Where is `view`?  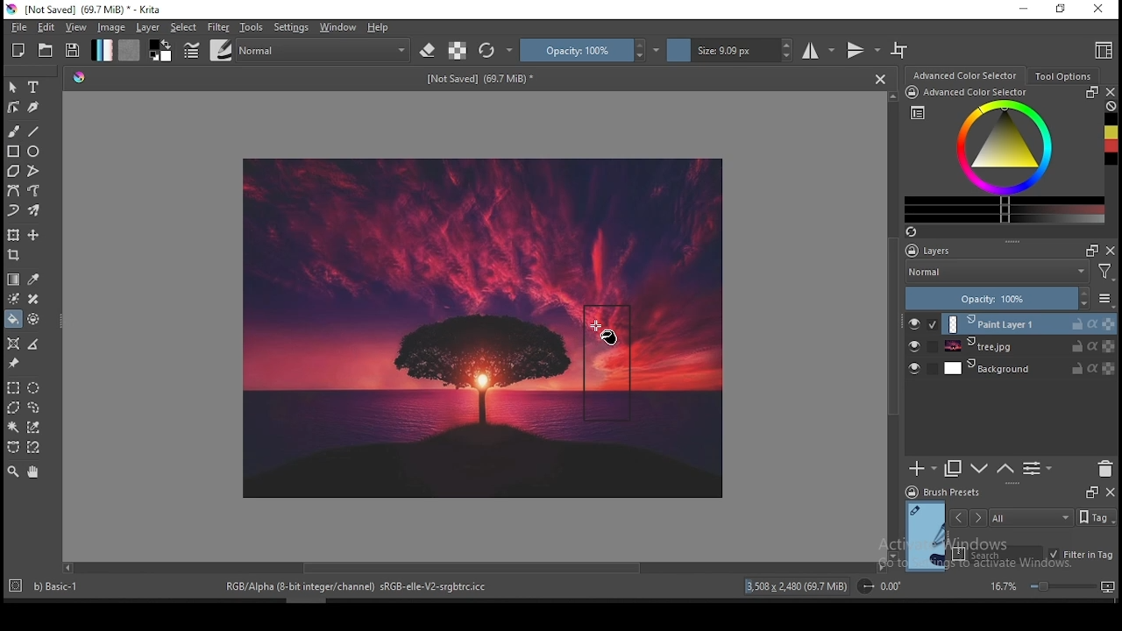
view is located at coordinates (78, 28).